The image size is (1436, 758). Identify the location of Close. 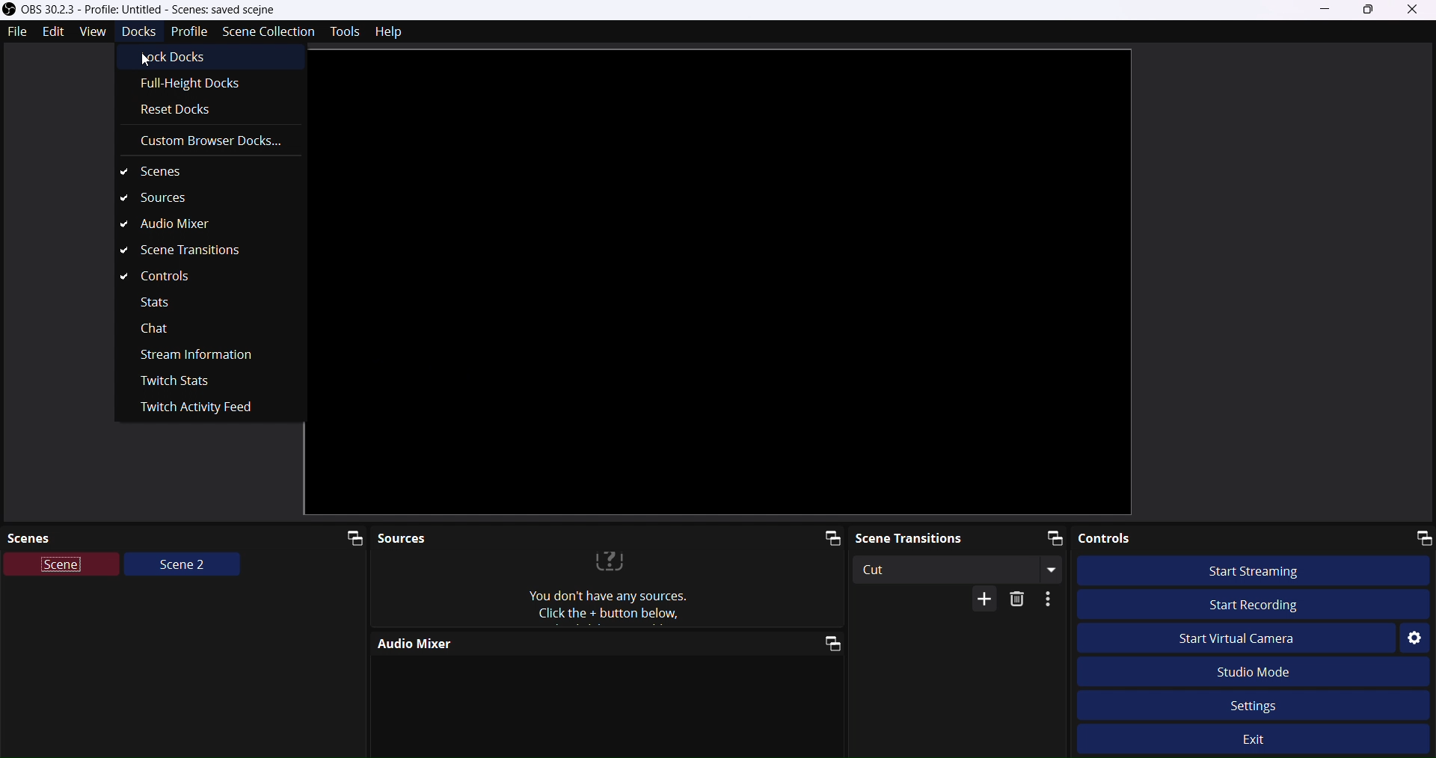
(1417, 10).